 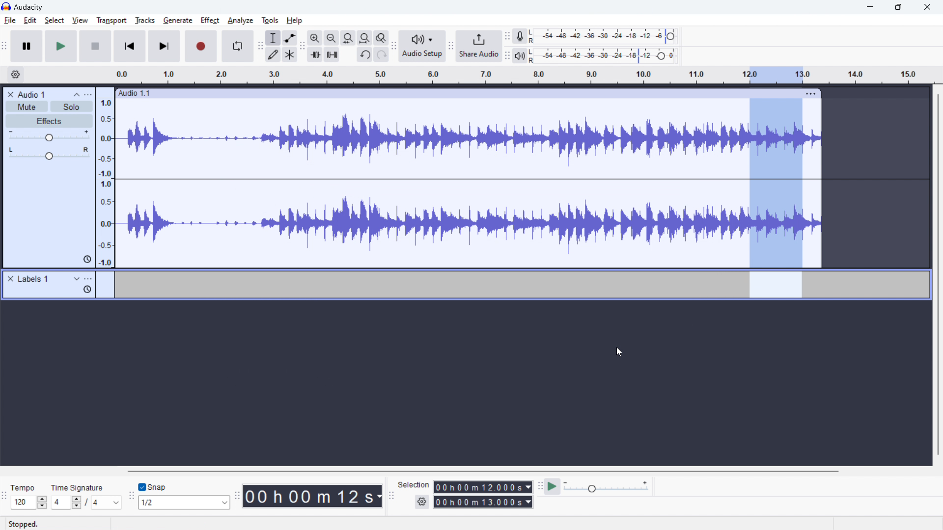 I want to click on audio setup toolbar, so click(x=393, y=46).